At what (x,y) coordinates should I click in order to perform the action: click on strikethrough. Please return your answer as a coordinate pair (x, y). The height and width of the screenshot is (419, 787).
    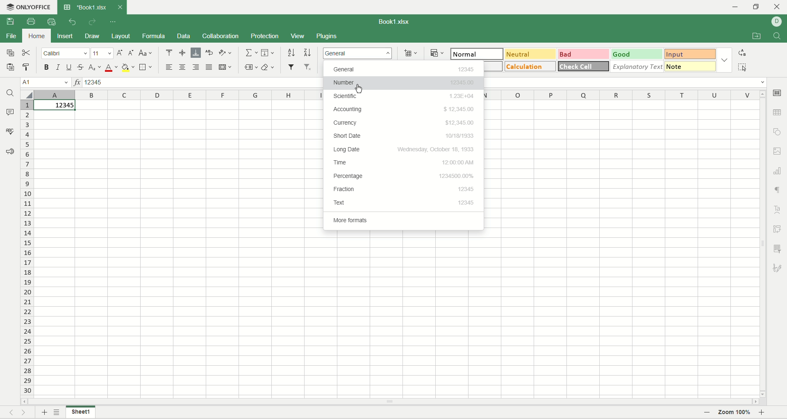
    Looking at the image, I should click on (81, 67).